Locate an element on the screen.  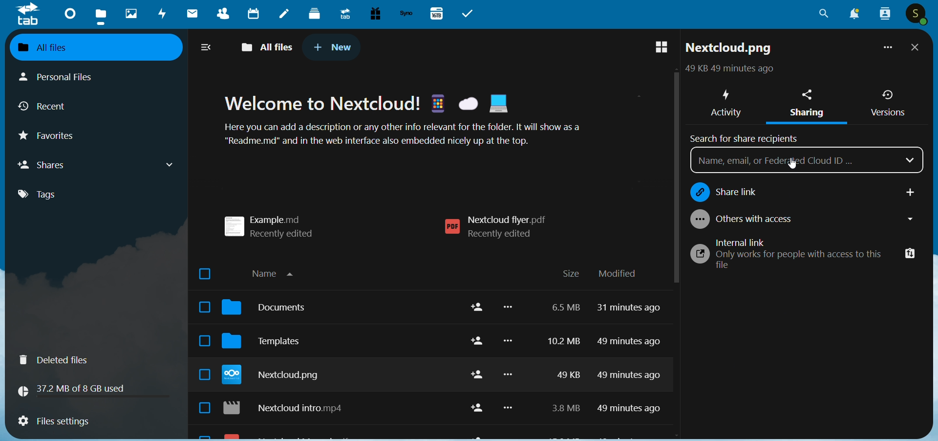
task is located at coordinates (470, 14).